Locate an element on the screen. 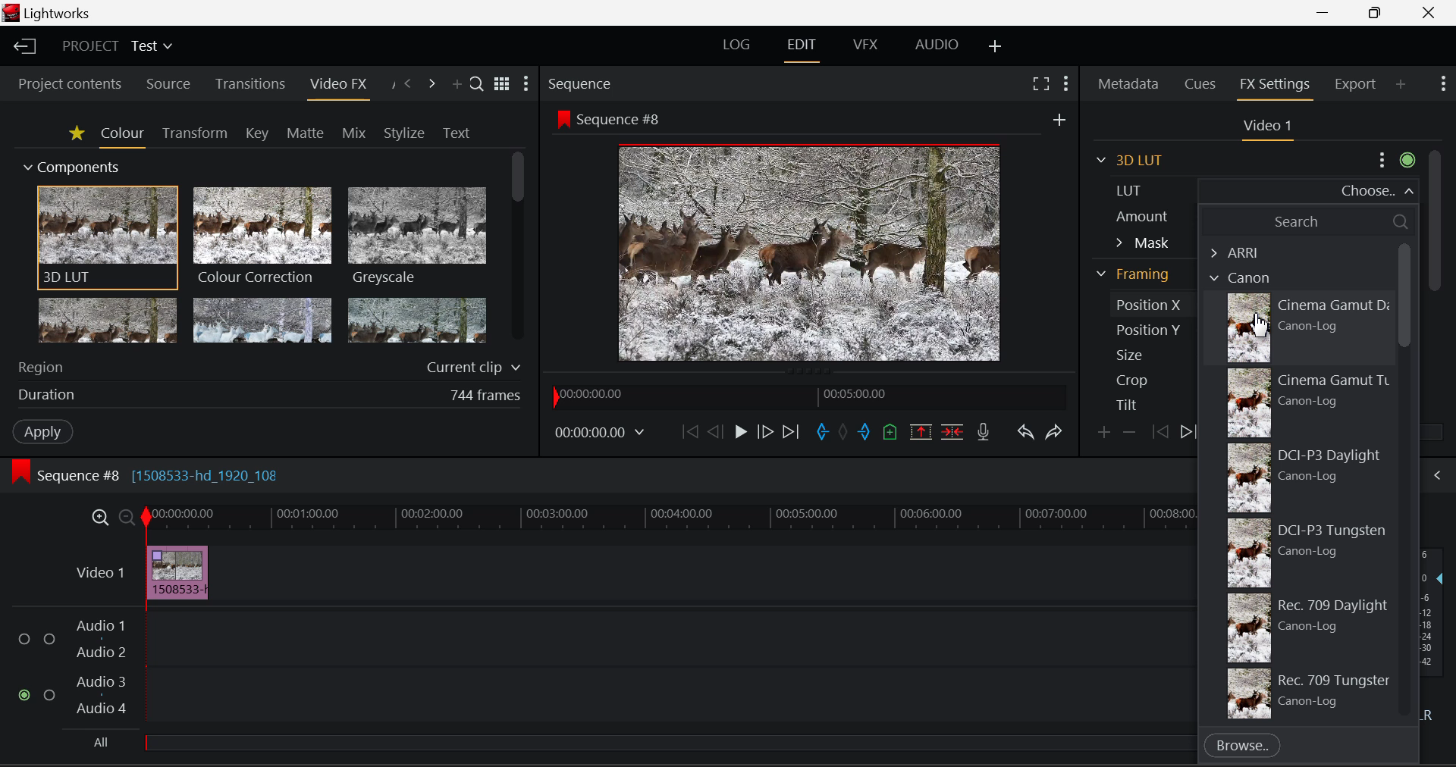 This screenshot has width=1456, height=767. DCI-P3 Tungsten is located at coordinates (1294, 555).